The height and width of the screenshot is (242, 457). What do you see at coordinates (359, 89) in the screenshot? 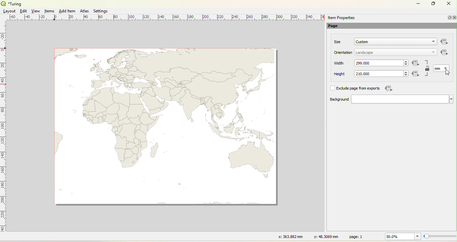
I see `Exclude page from exports` at bounding box center [359, 89].